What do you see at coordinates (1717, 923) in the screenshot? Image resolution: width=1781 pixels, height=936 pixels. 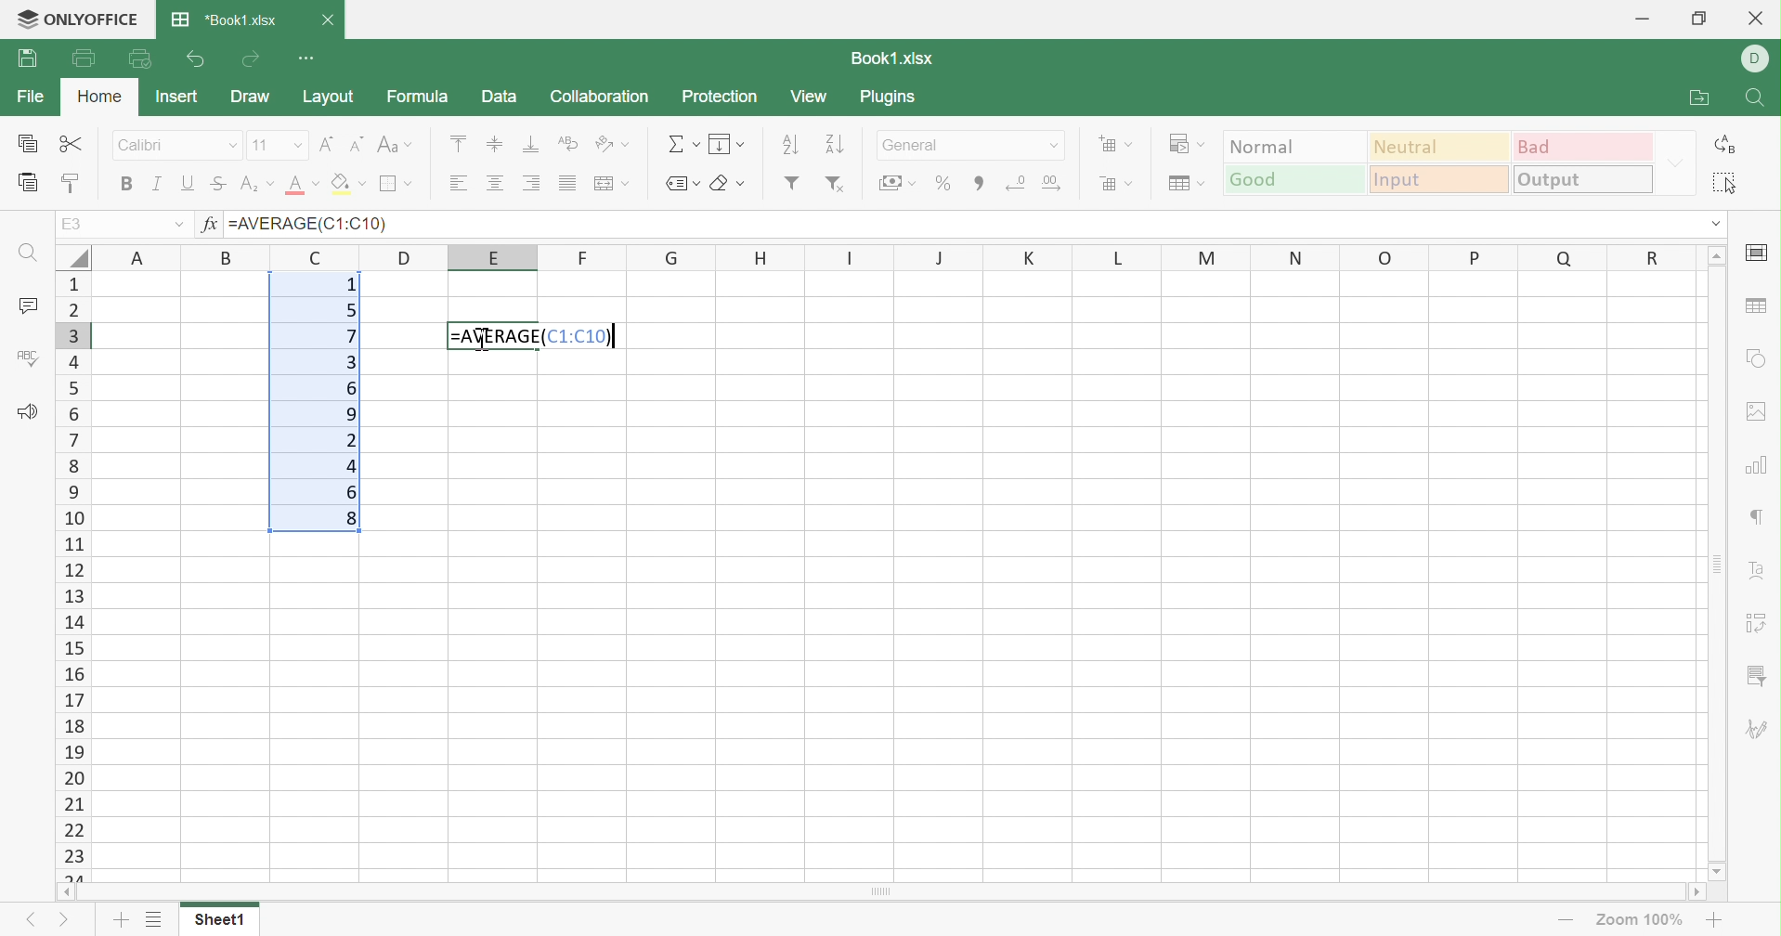 I see `Zoom In` at bounding box center [1717, 923].